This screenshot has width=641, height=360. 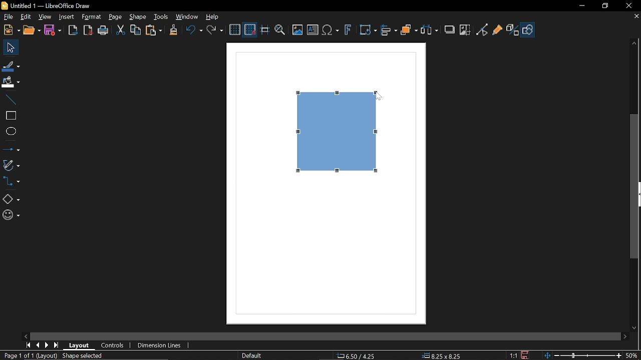 What do you see at coordinates (10, 131) in the screenshot?
I see `Ellipse ` at bounding box center [10, 131].